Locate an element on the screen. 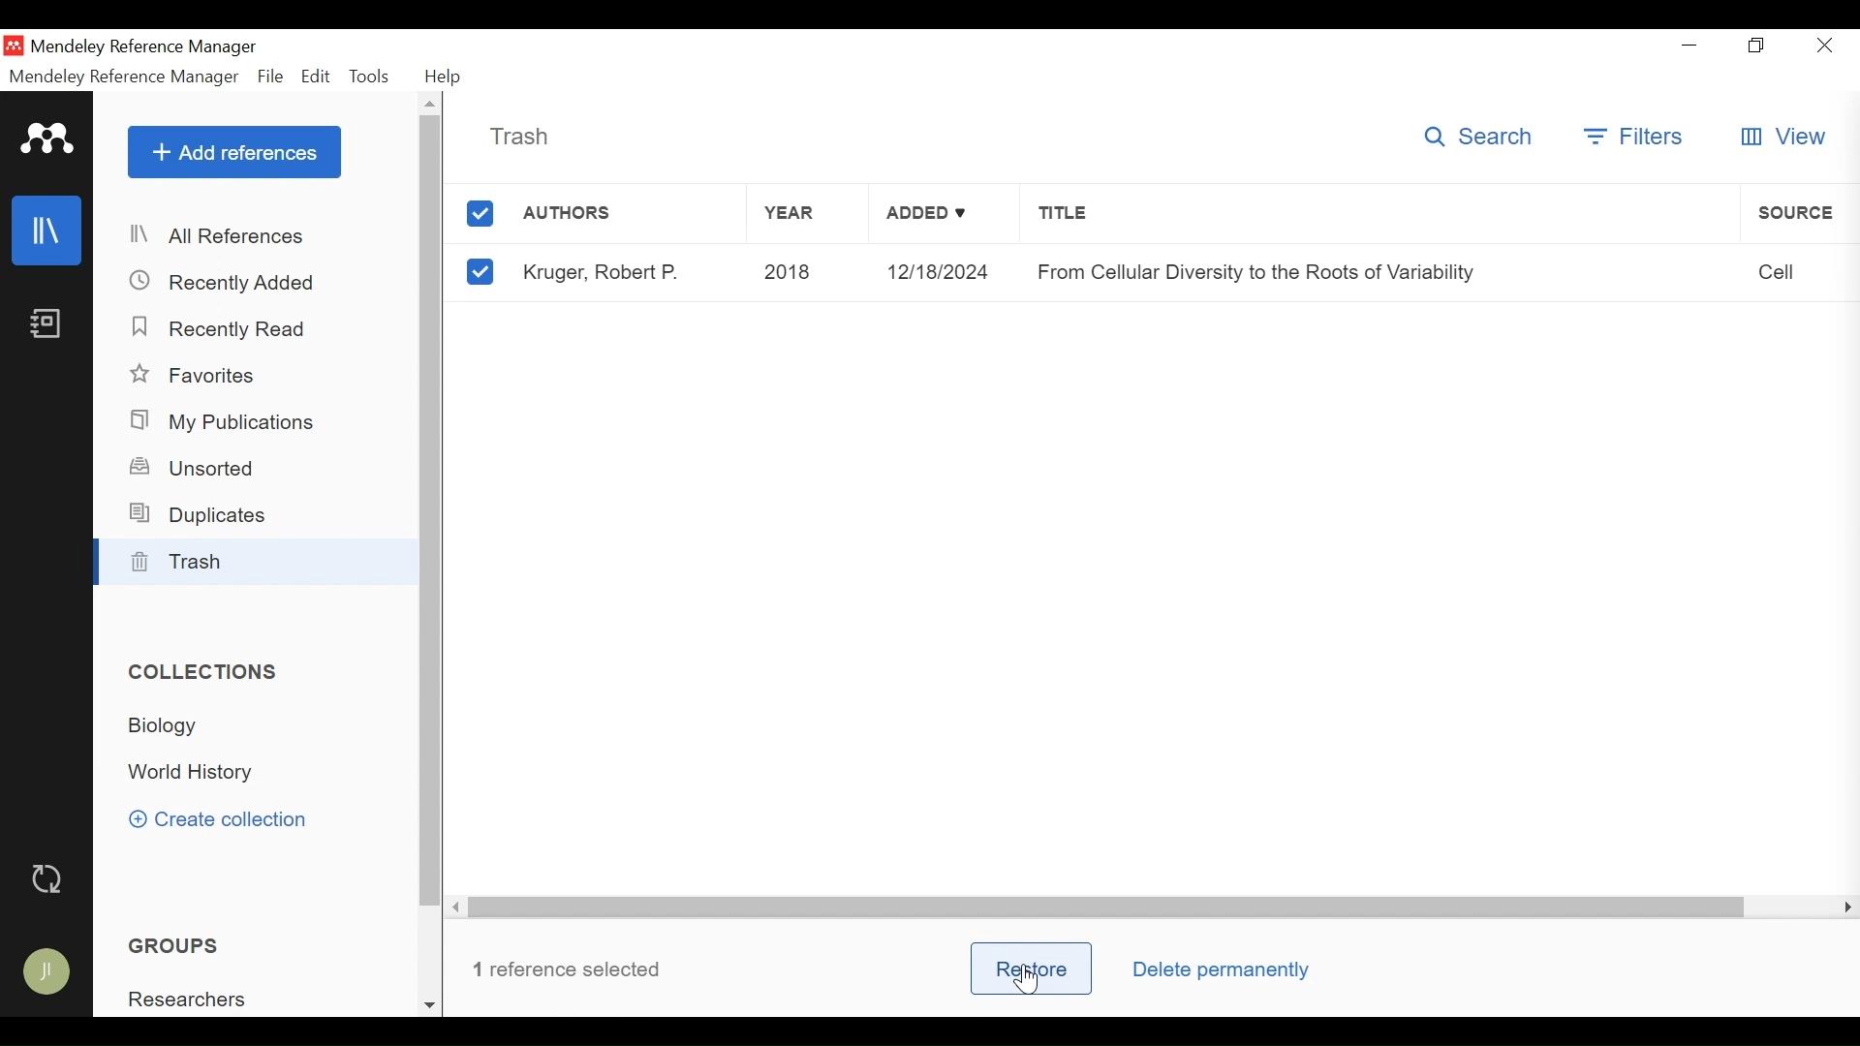 This screenshot has height=1046, width=1860. Cell is located at coordinates (1801, 271).